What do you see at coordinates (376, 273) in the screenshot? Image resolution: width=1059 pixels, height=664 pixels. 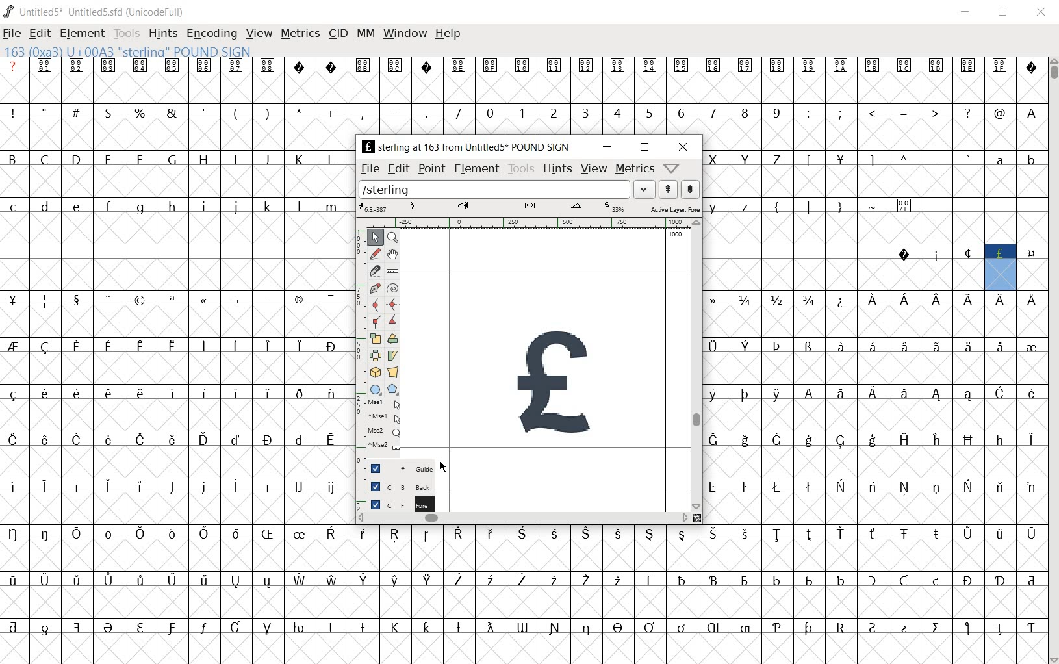 I see `knife` at bounding box center [376, 273].